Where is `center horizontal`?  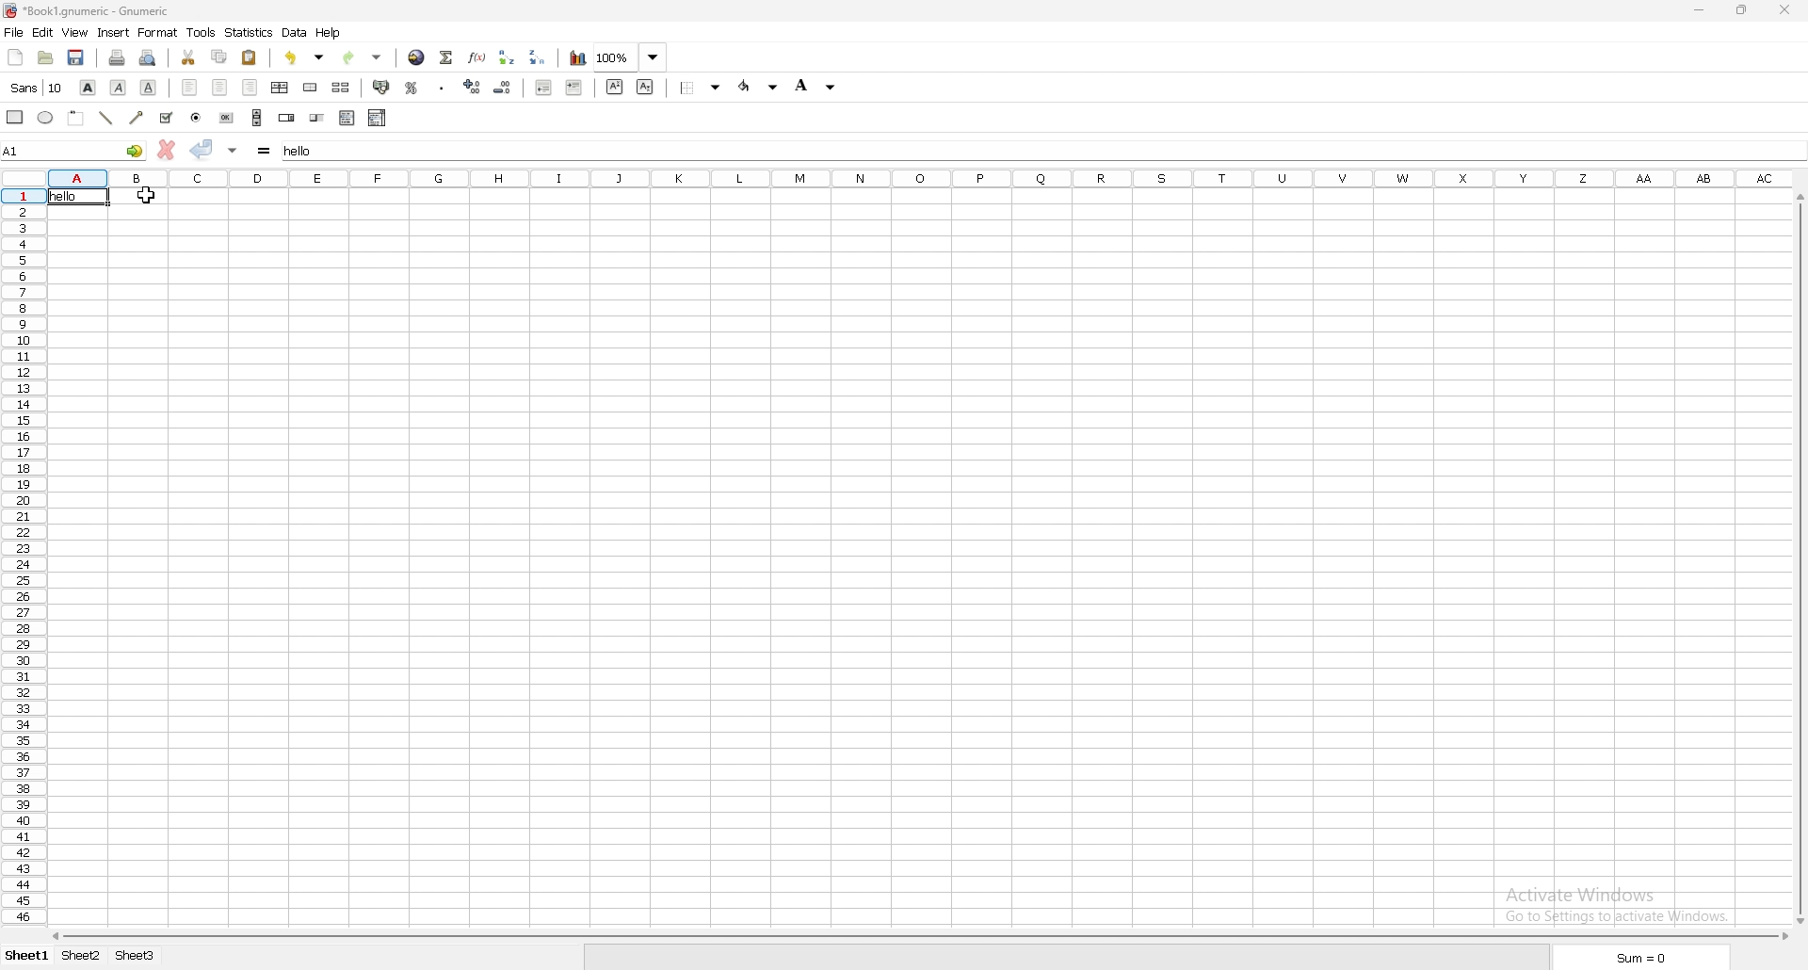 center horizontal is located at coordinates (281, 89).